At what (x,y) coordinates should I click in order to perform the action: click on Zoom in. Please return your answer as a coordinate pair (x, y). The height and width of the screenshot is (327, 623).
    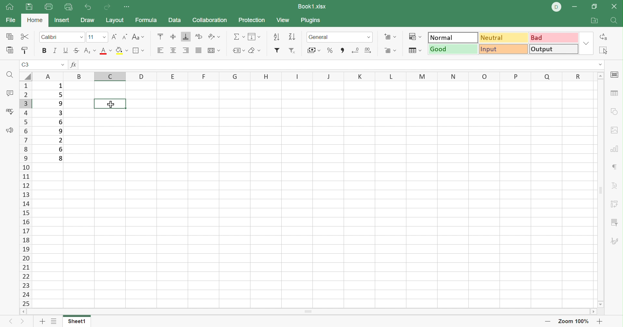
    Looking at the image, I should click on (545, 321).